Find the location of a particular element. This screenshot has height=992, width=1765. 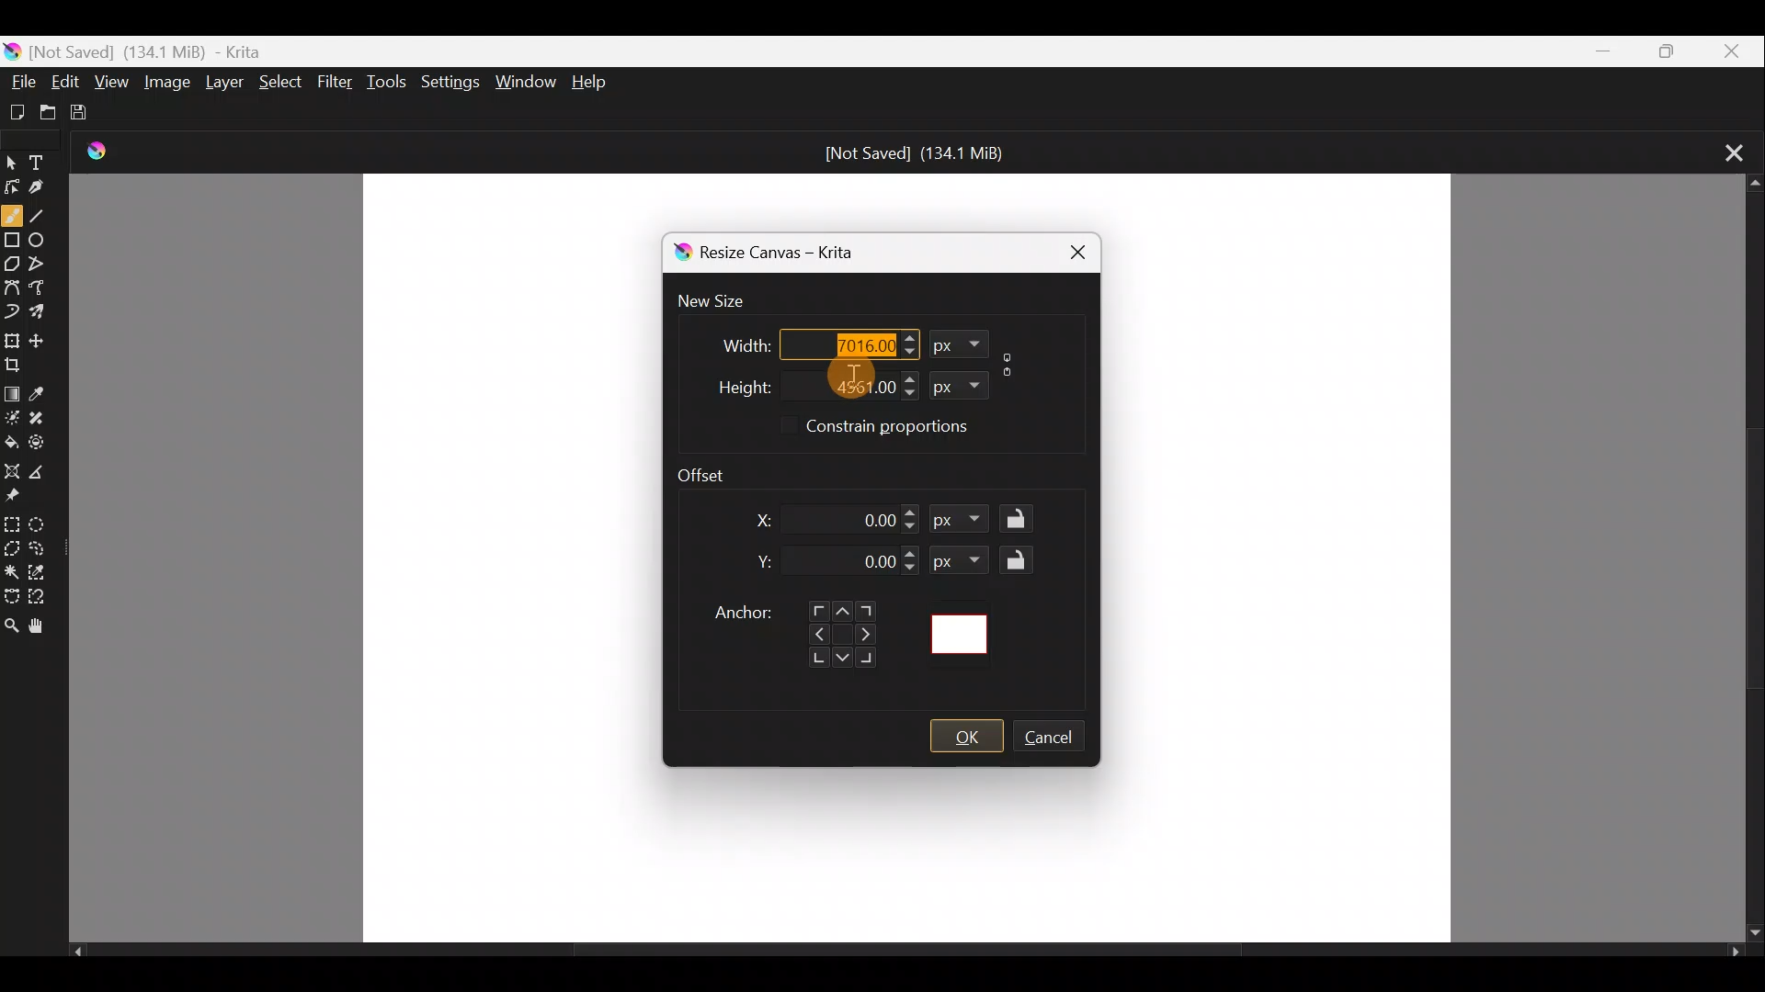

Tools is located at coordinates (390, 83).